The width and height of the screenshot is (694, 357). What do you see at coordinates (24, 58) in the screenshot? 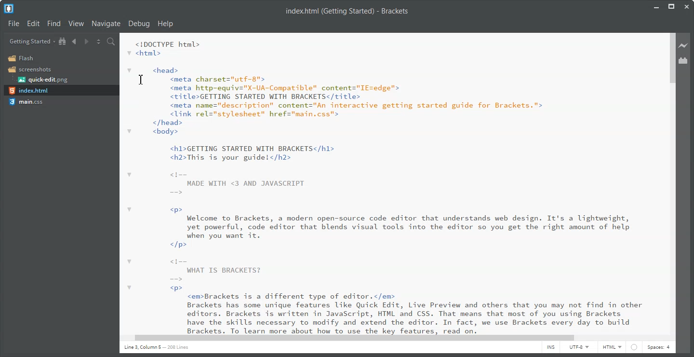
I see `Flash` at bounding box center [24, 58].